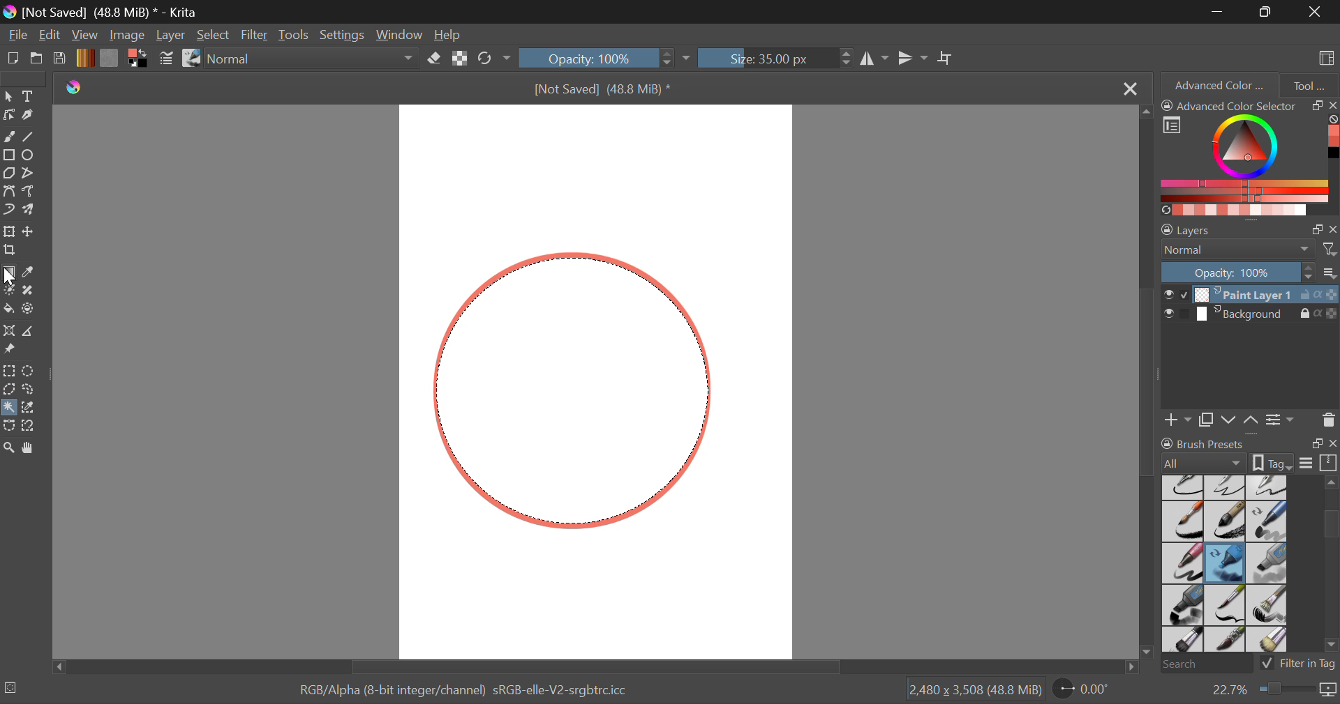 The width and height of the screenshot is (1340, 704). I want to click on Restore Down, so click(1220, 11).